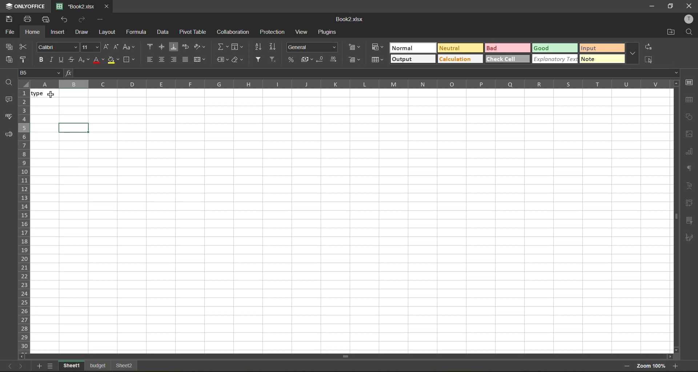  What do you see at coordinates (259, 47) in the screenshot?
I see `sort ascending` at bounding box center [259, 47].